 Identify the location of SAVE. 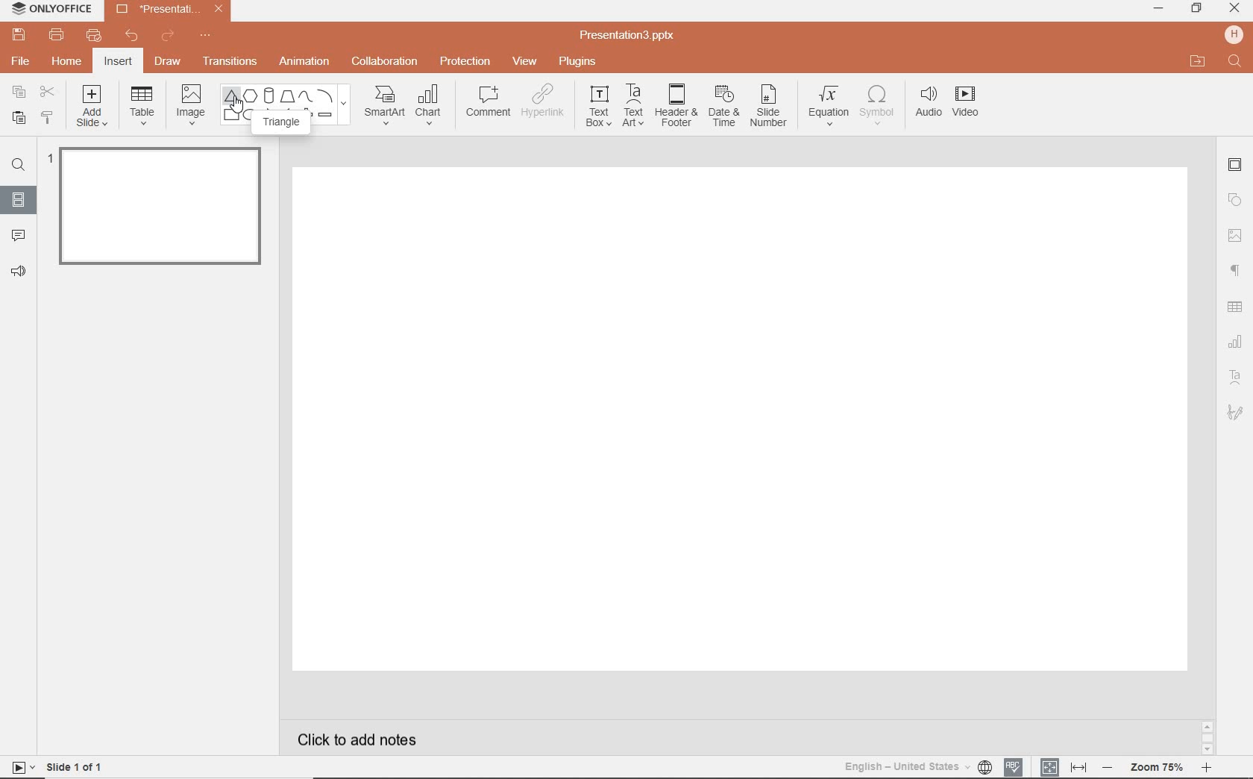
(21, 34).